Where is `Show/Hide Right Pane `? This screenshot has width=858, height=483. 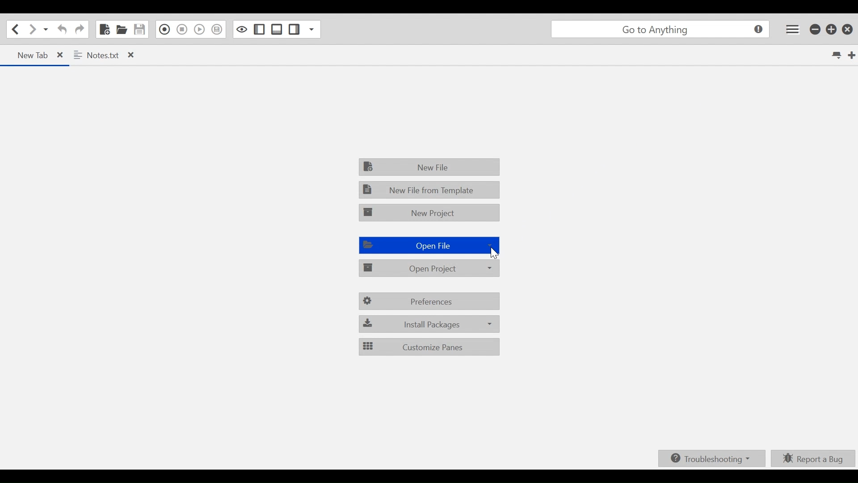 Show/Hide Right Pane  is located at coordinates (294, 29).